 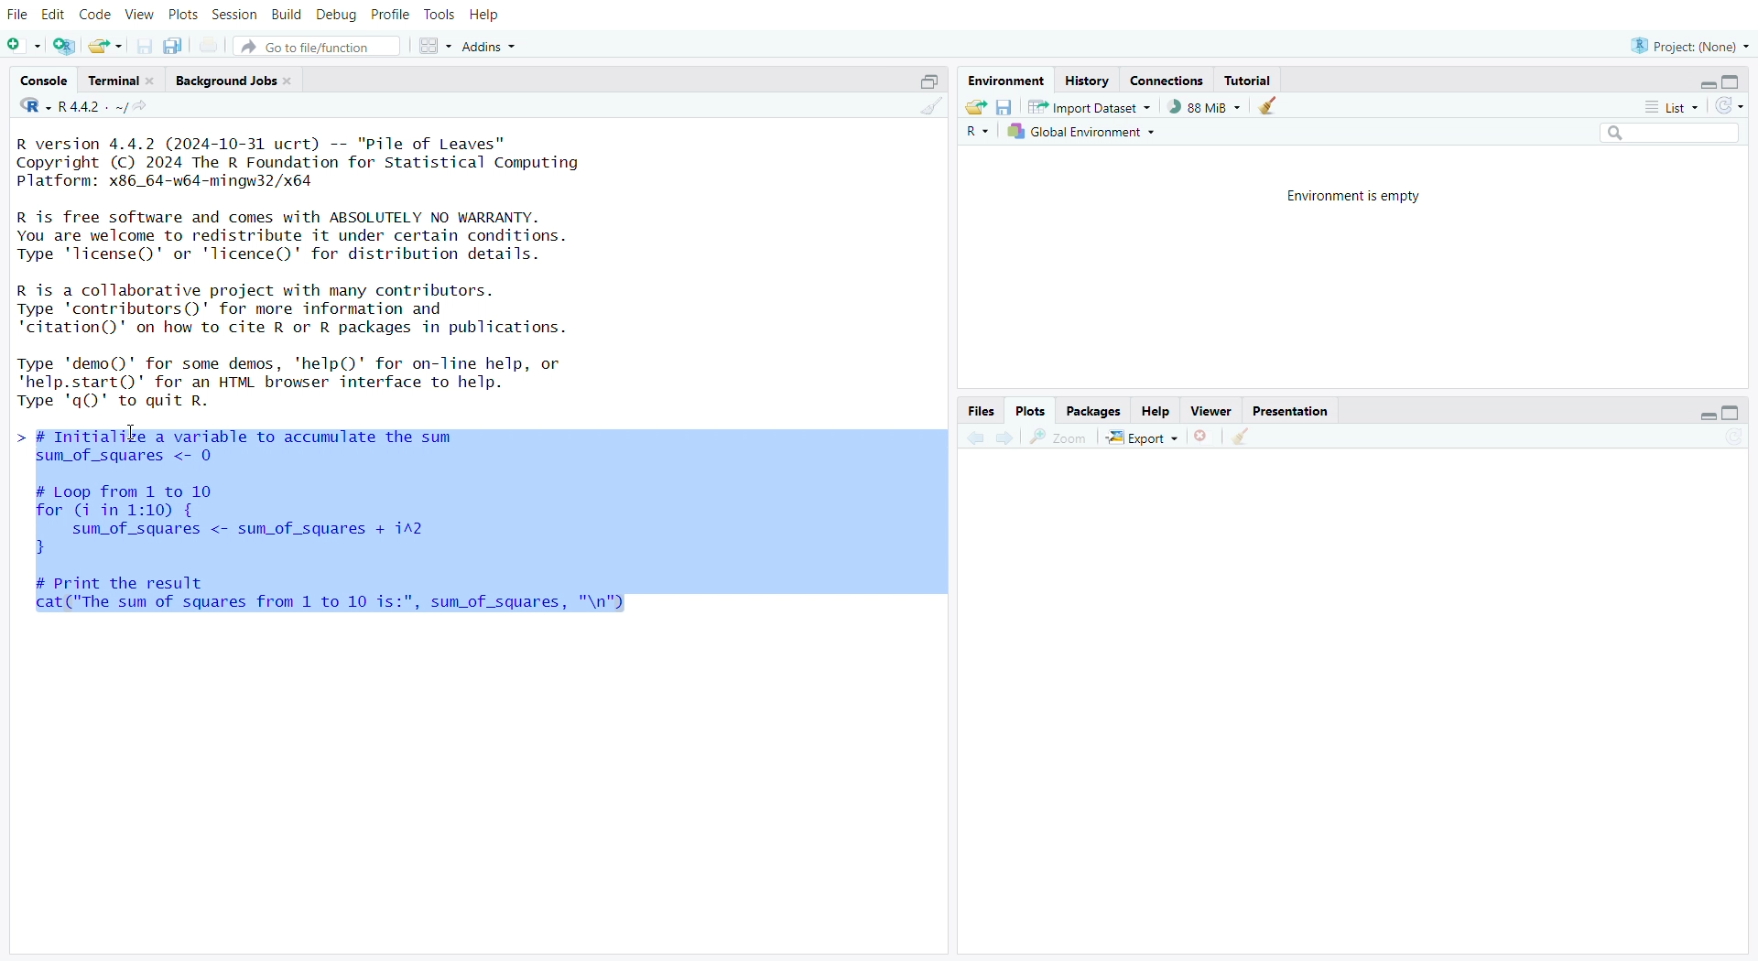 What do you see at coordinates (139, 459) in the screenshot?
I see `sum_of_squares <- 0` at bounding box center [139, 459].